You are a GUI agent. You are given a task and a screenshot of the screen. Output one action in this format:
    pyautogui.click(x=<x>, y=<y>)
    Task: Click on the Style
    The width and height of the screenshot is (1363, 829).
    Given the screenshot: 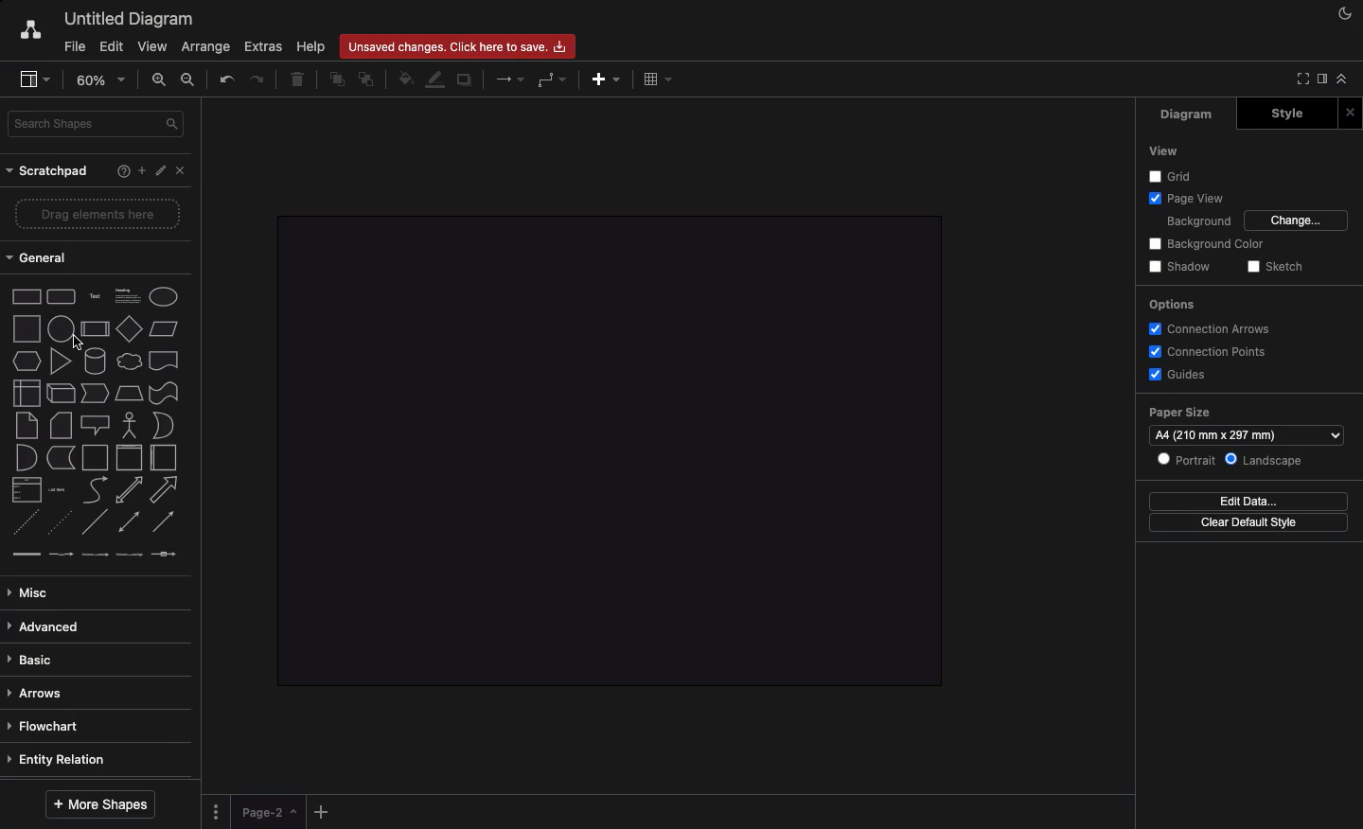 What is the action you would take?
    pyautogui.click(x=1289, y=114)
    